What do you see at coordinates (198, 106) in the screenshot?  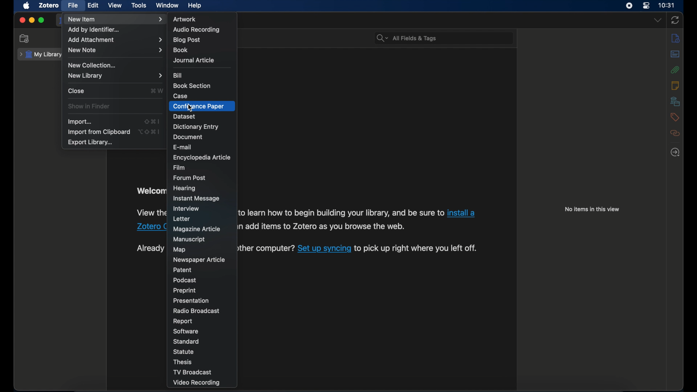 I see `conference paper` at bounding box center [198, 106].